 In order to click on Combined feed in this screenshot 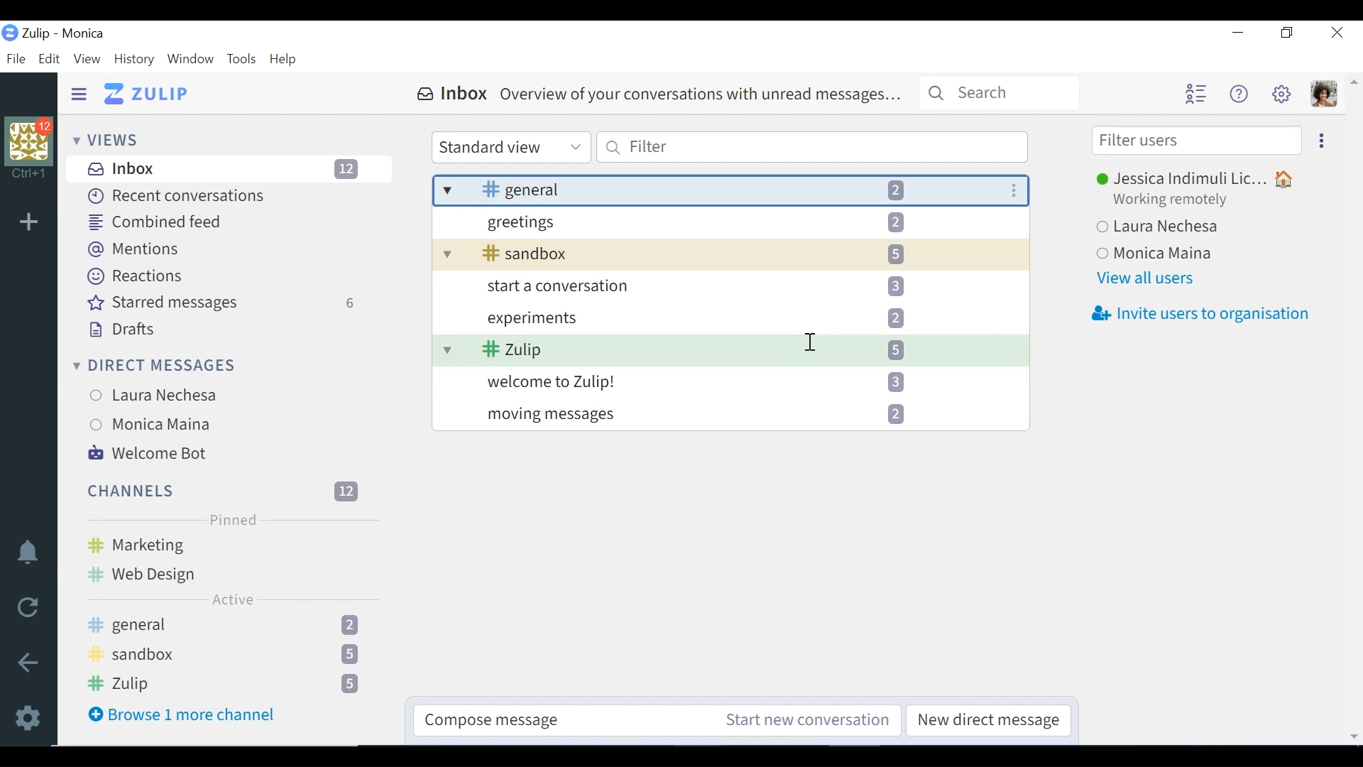, I will do `click(165, 222)`.